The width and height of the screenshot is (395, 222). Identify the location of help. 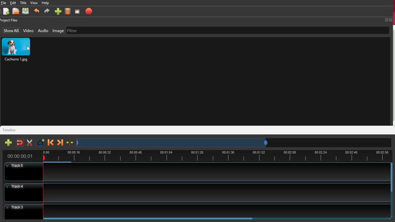
(47, 3).